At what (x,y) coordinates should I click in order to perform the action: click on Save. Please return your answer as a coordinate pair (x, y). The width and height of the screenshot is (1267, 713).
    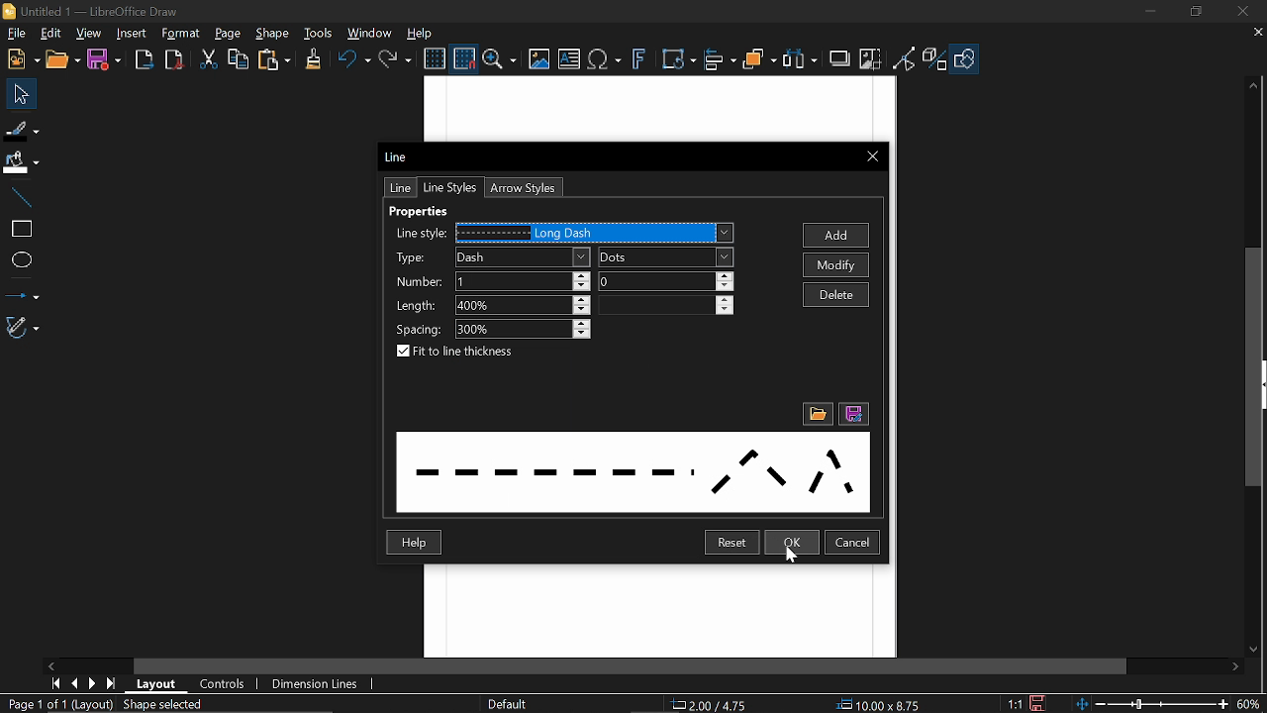
    Looking at the image, I should click on (1038, 703).